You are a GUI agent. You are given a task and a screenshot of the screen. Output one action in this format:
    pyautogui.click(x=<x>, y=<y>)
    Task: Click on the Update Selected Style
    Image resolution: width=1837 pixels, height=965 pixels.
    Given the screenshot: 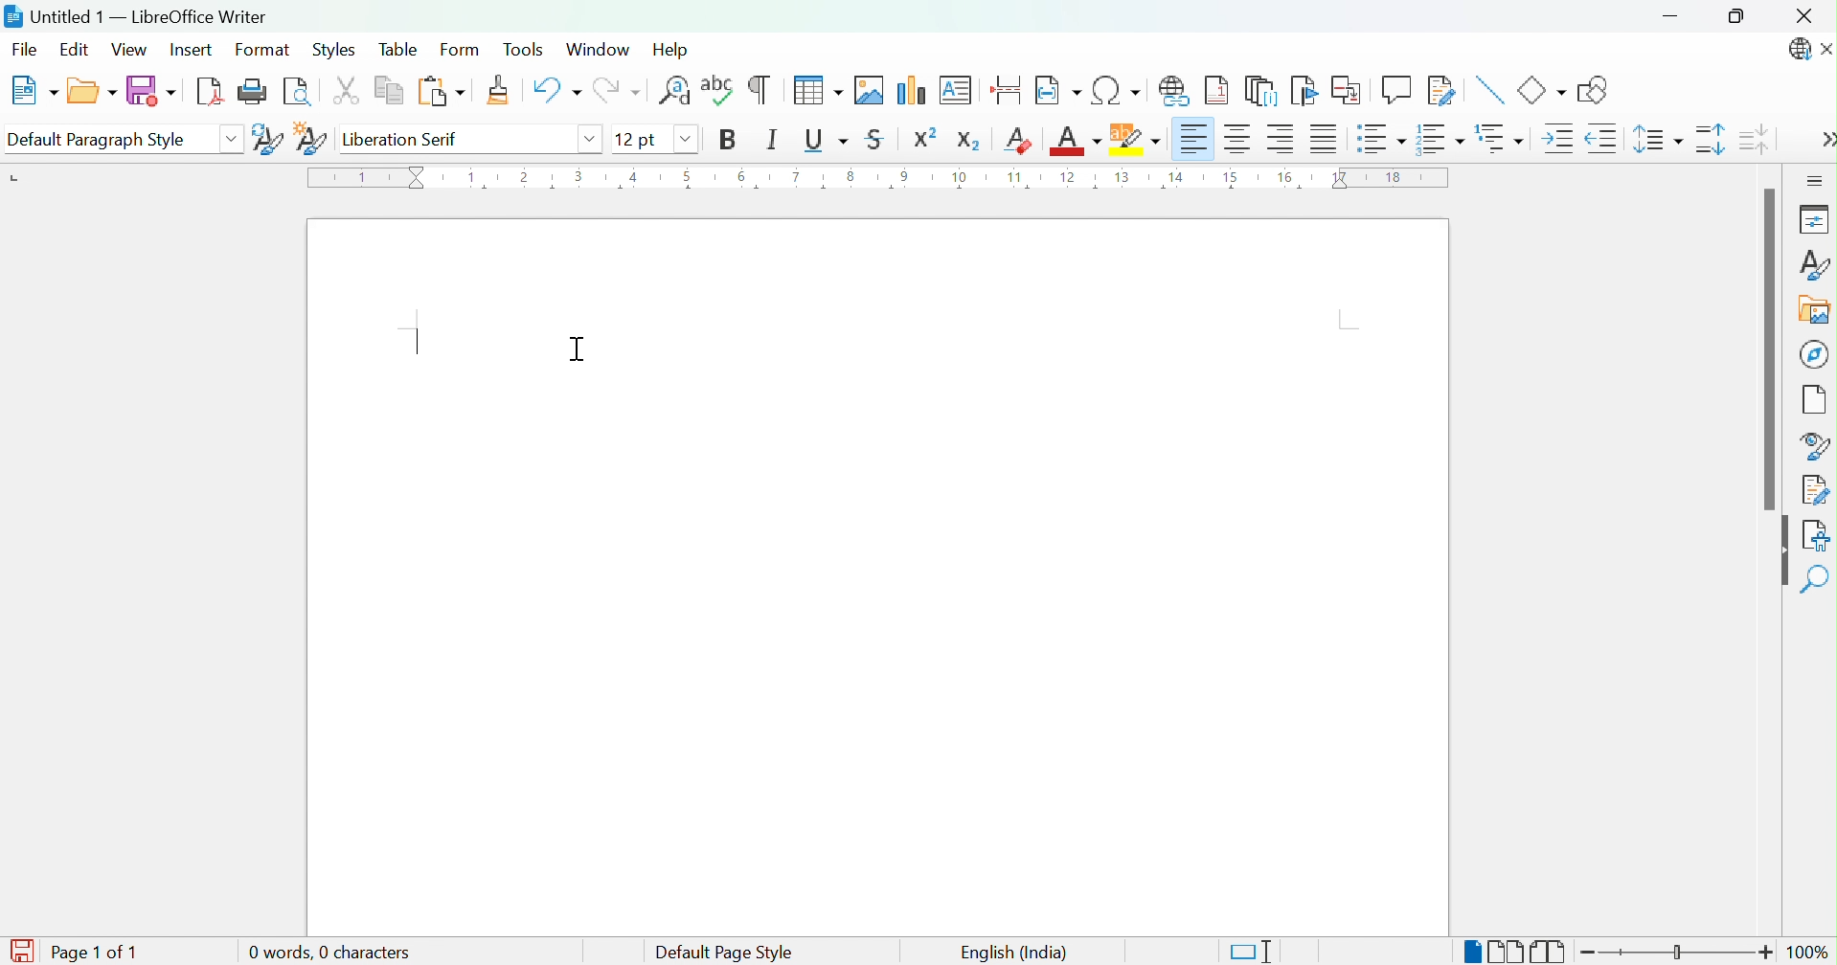 What is the action you would take?
    pyautogui.click(x=265, y=138)
    